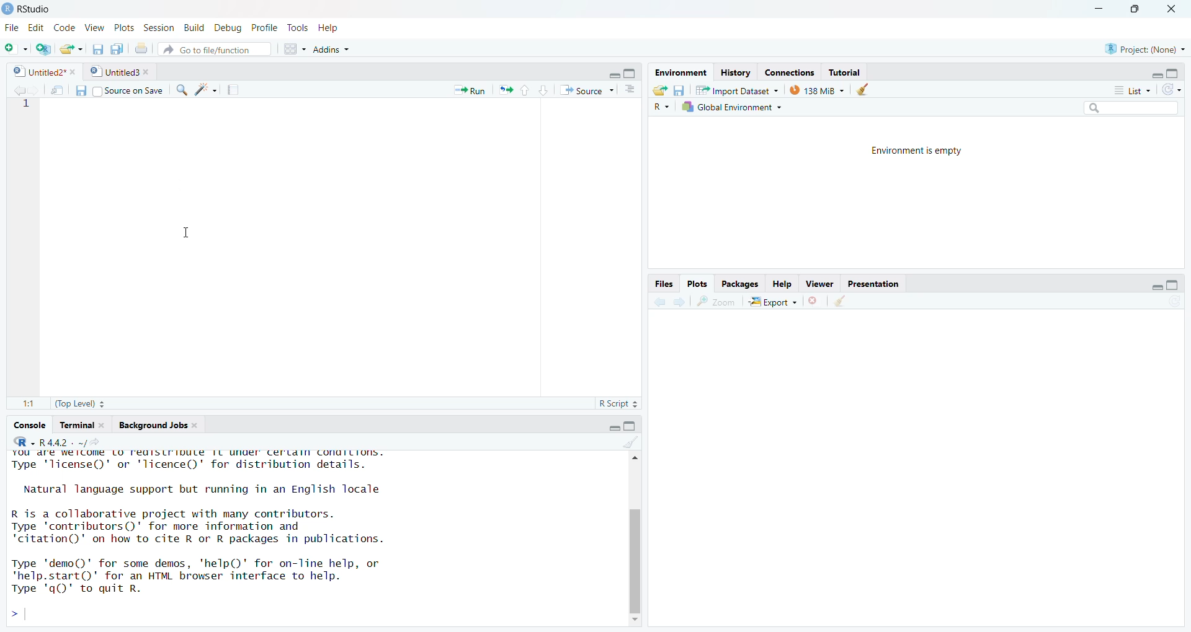 The image size is (1191, 632). What do you see at coordinates (236, 90) in the screenshot?
I see `Compile report` at bounding box center [236, 90].